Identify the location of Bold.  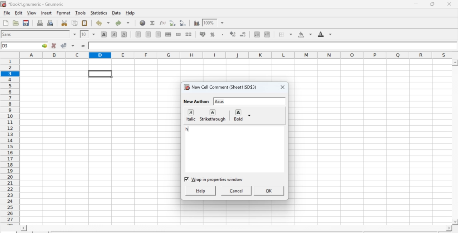
(103, 34).